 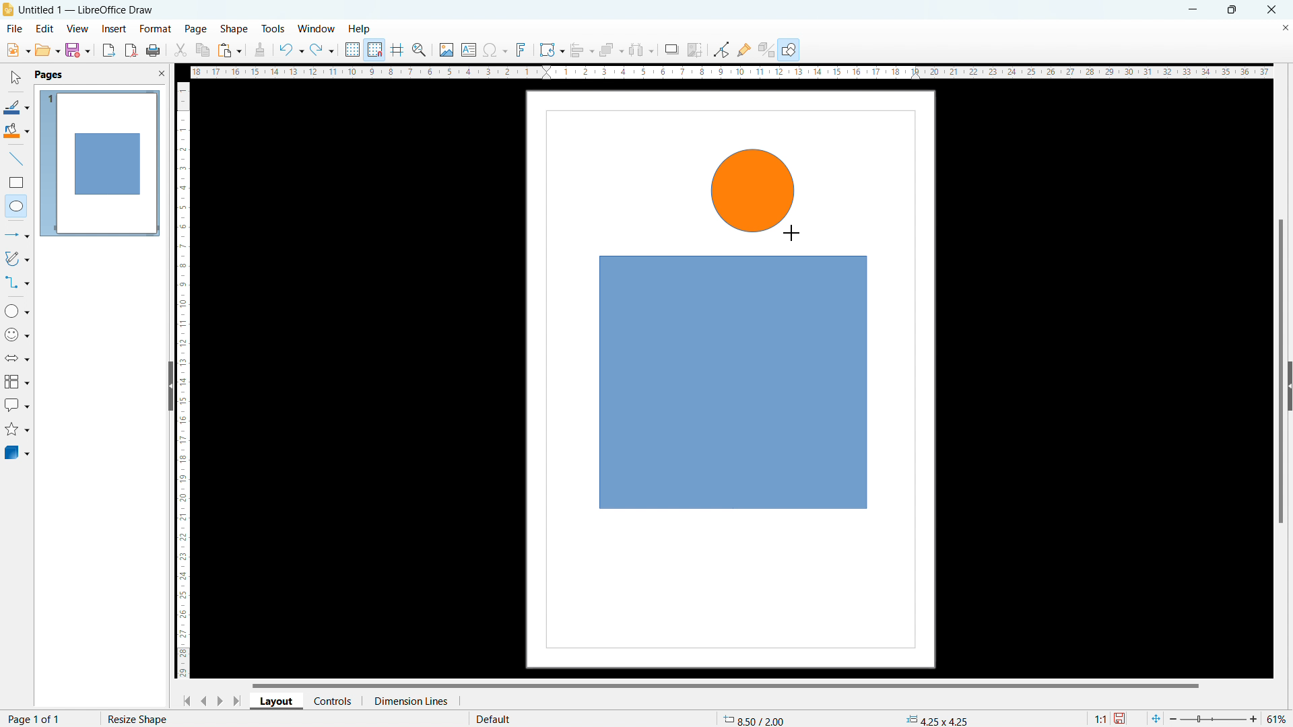 What do you see at coordinates (754, 191) in the screenshot?
I see `shape being drawn` at bounding box center [754, 191].